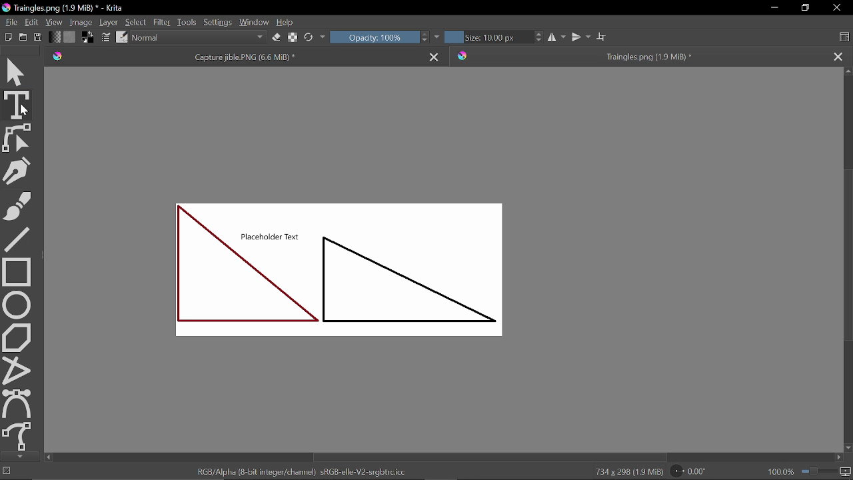 The height and width of the screenshot is (480, 853). I want to click on Vertical scrollbar, so click(846, 256).